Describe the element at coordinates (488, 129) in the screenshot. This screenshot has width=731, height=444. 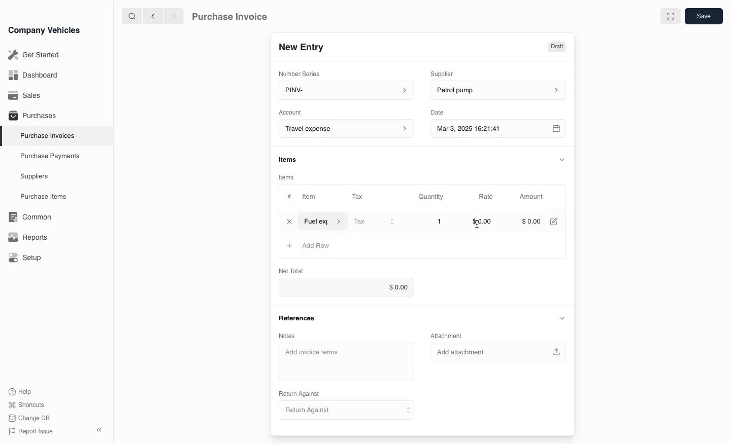
I see `Mar 3, 2025 16:21:41` at that location.